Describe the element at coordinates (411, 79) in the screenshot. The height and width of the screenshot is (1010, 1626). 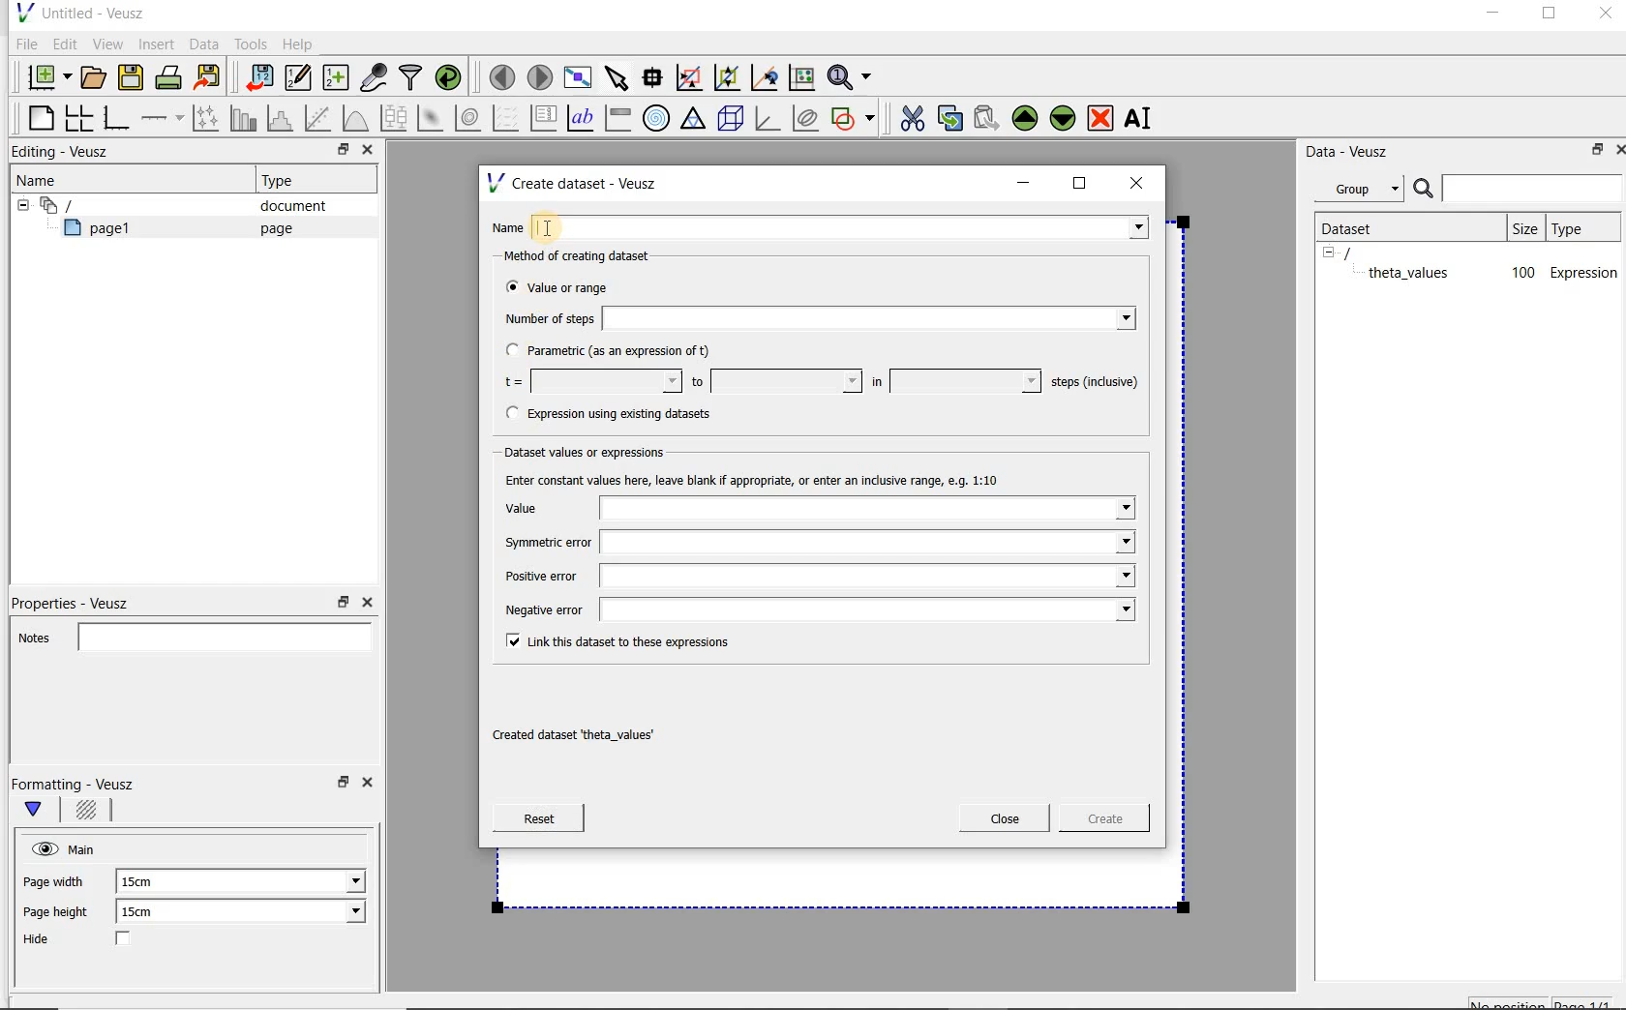
I see `filter data` at that location.